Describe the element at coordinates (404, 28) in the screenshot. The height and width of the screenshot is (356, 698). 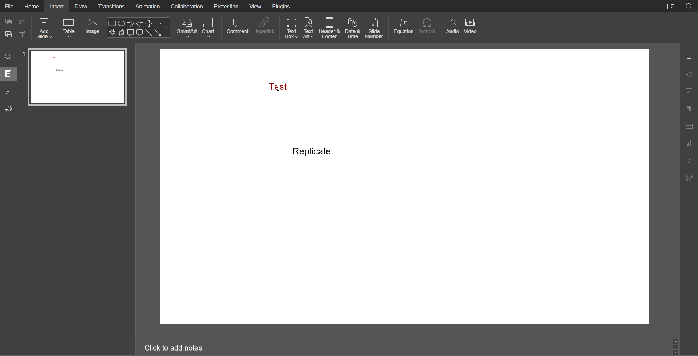
I see `Equation` at that location.